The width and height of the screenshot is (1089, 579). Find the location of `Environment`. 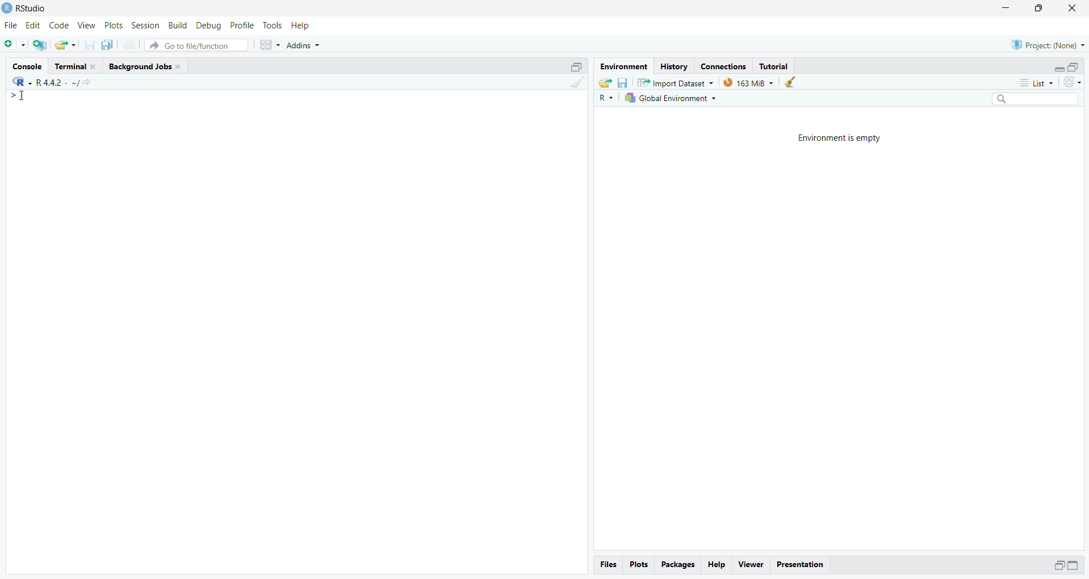

Environment is located at coordinates (625, 67).